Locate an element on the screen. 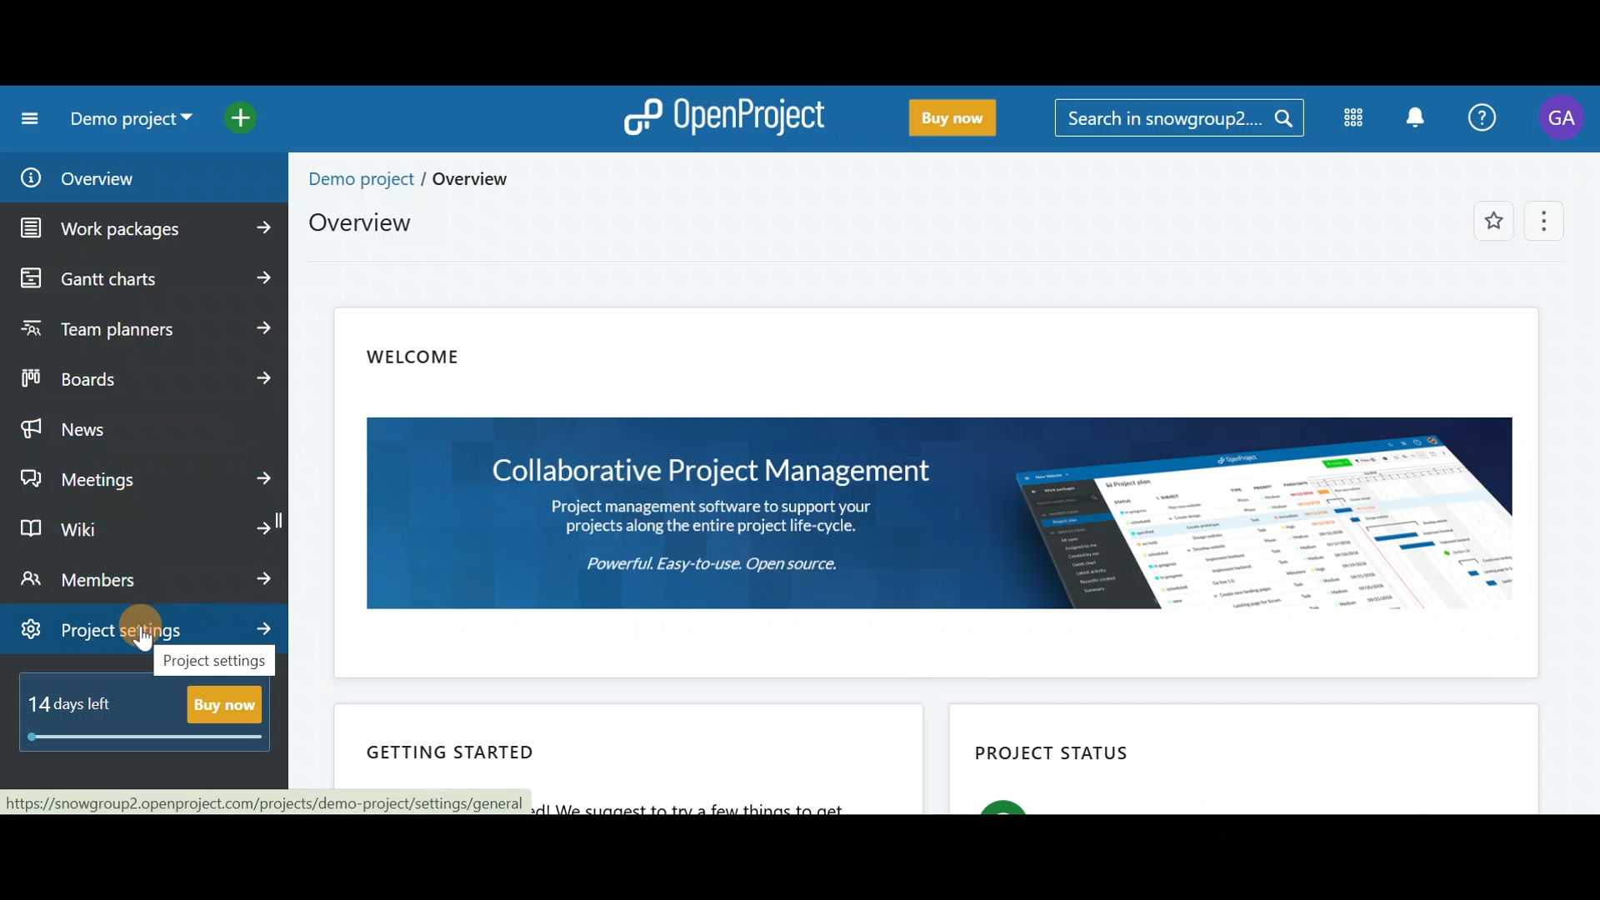 Image resolution: width=1600 pixels, height=900 pixels. Project overview is located at coordinates (413, 199).